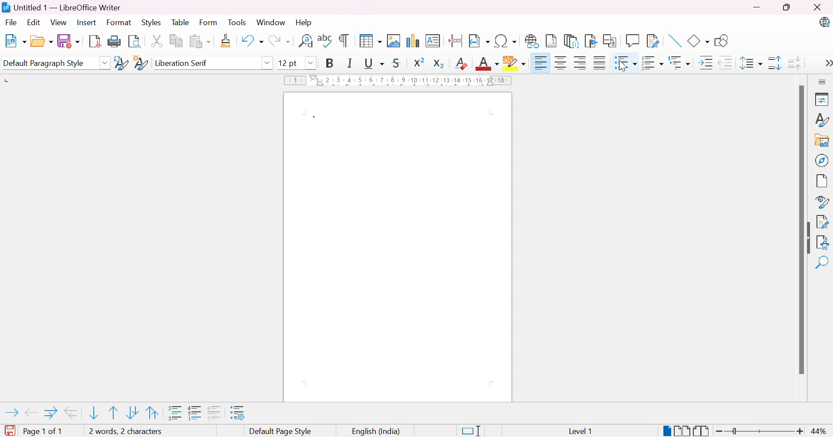  I want to click on Book view, so click(702, 431).